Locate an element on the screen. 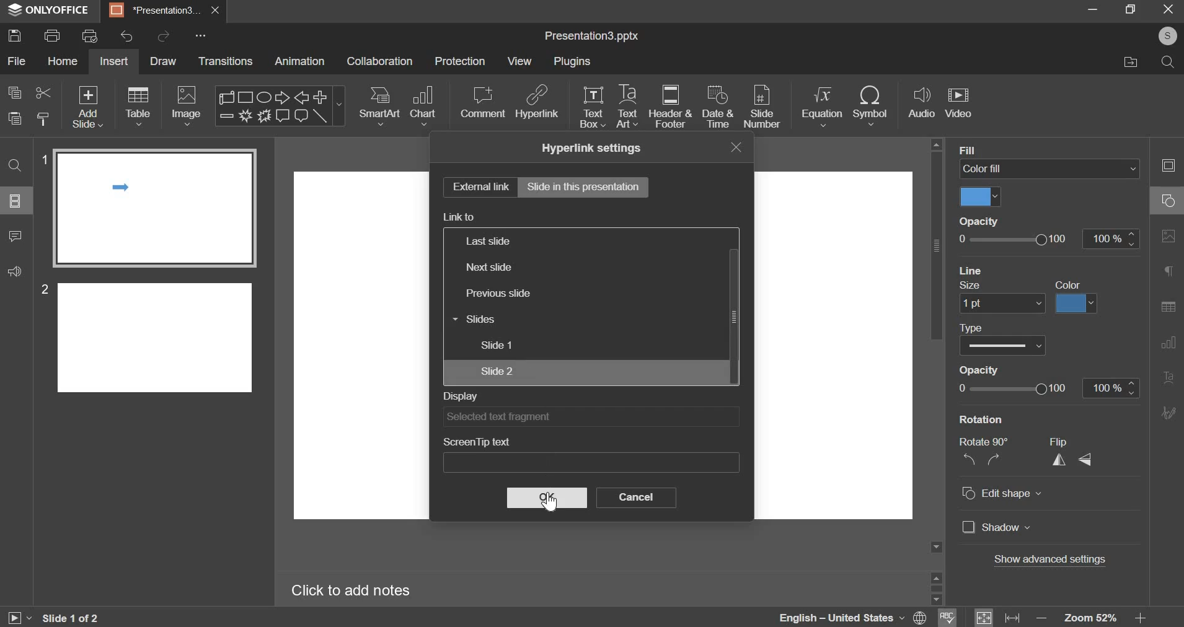 The height and width of the screenshot is (627, 1184). zoom 52% is located at coordinates (1090, 618).